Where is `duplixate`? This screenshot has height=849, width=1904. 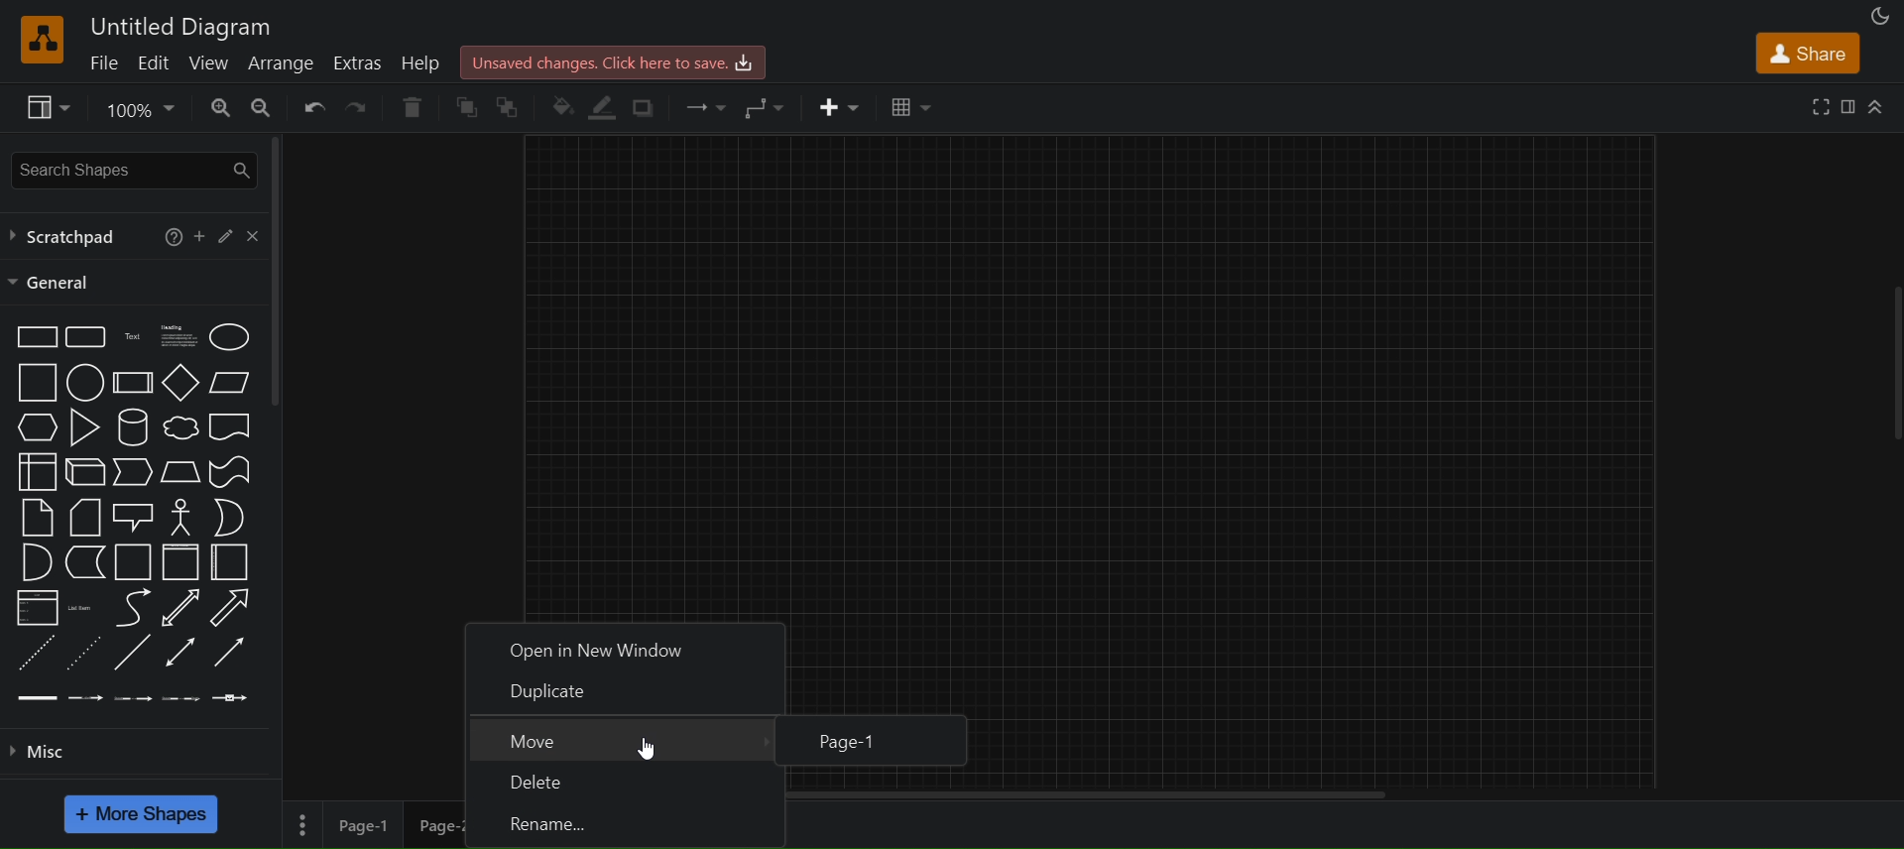 duplixate is located at coordinates (628, 690).